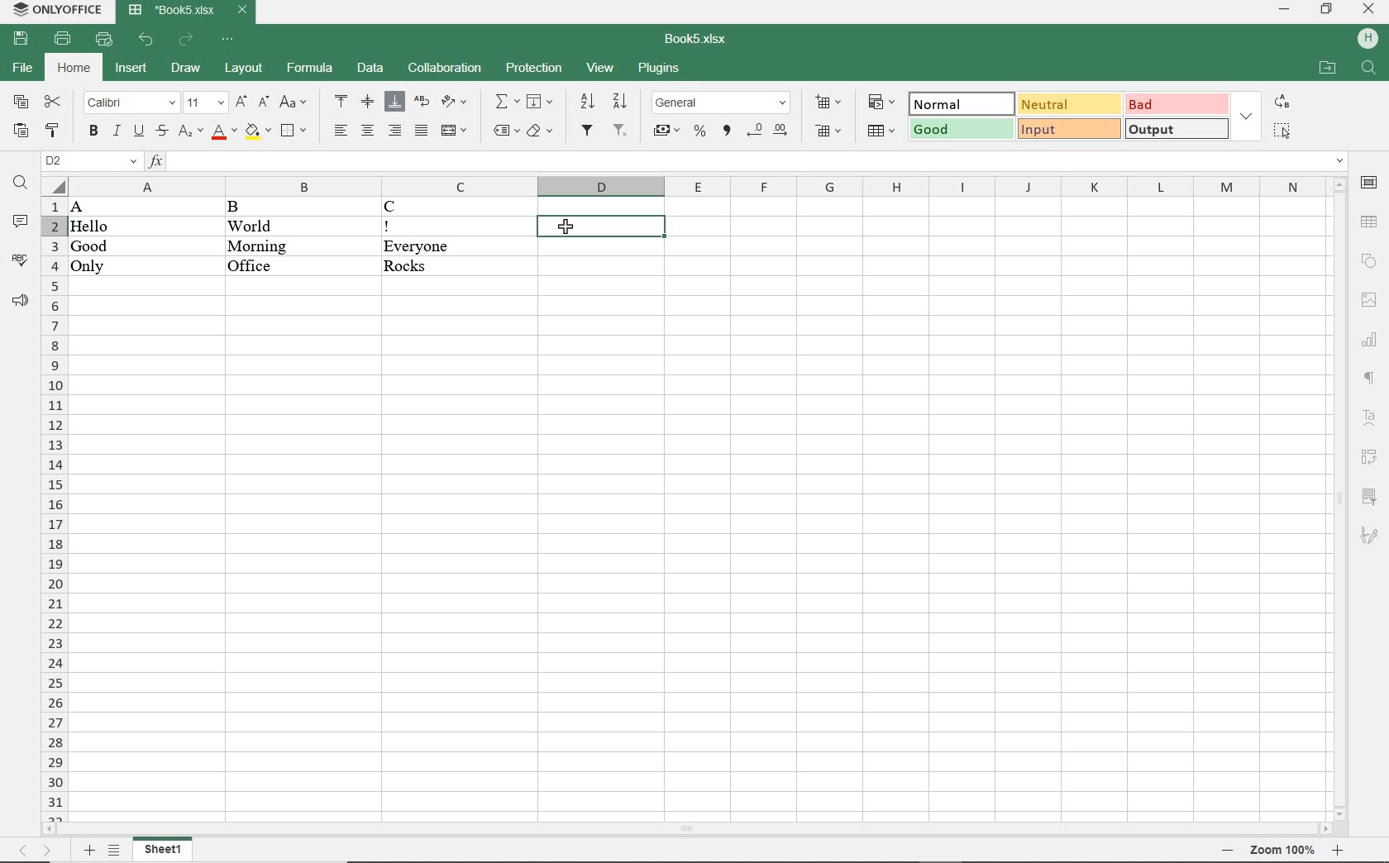 Image resolution: width=1389 pixels, height=863 pixels. Describe the element at coordinates (1067, 129) in the screenshot. I see `INPUT` at that location.